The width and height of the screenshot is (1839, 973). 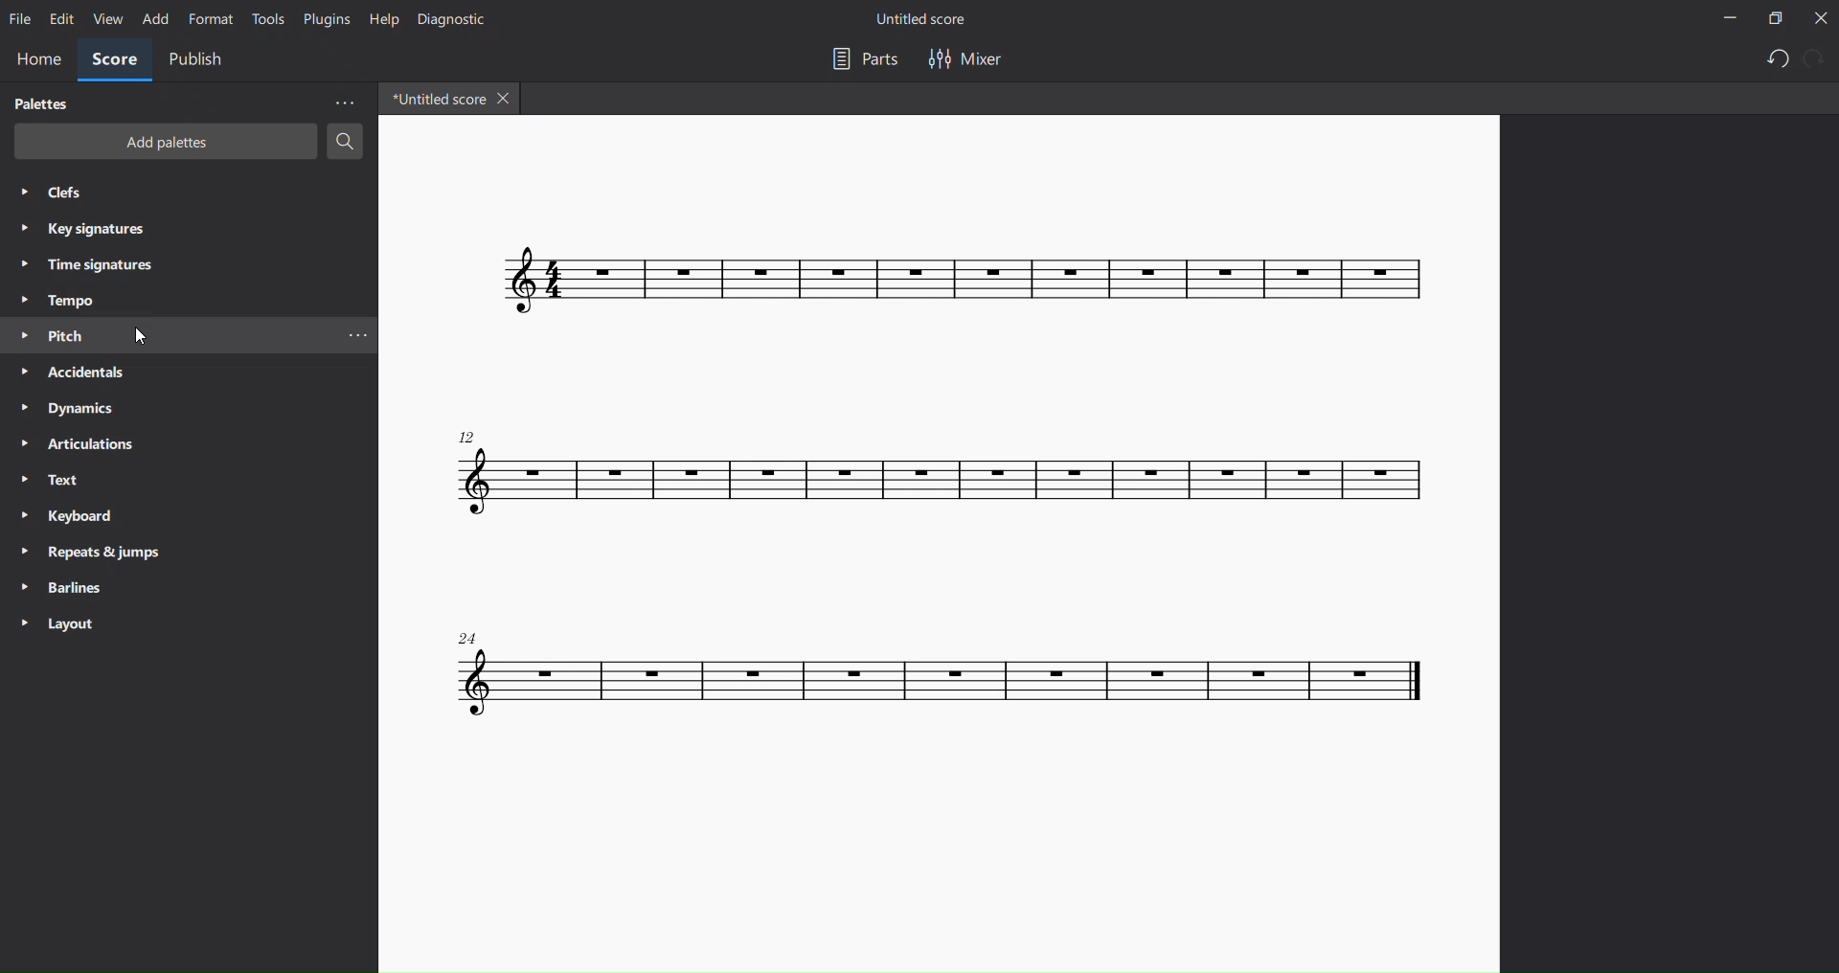 I want to click on public, so click(x=201, y=62).